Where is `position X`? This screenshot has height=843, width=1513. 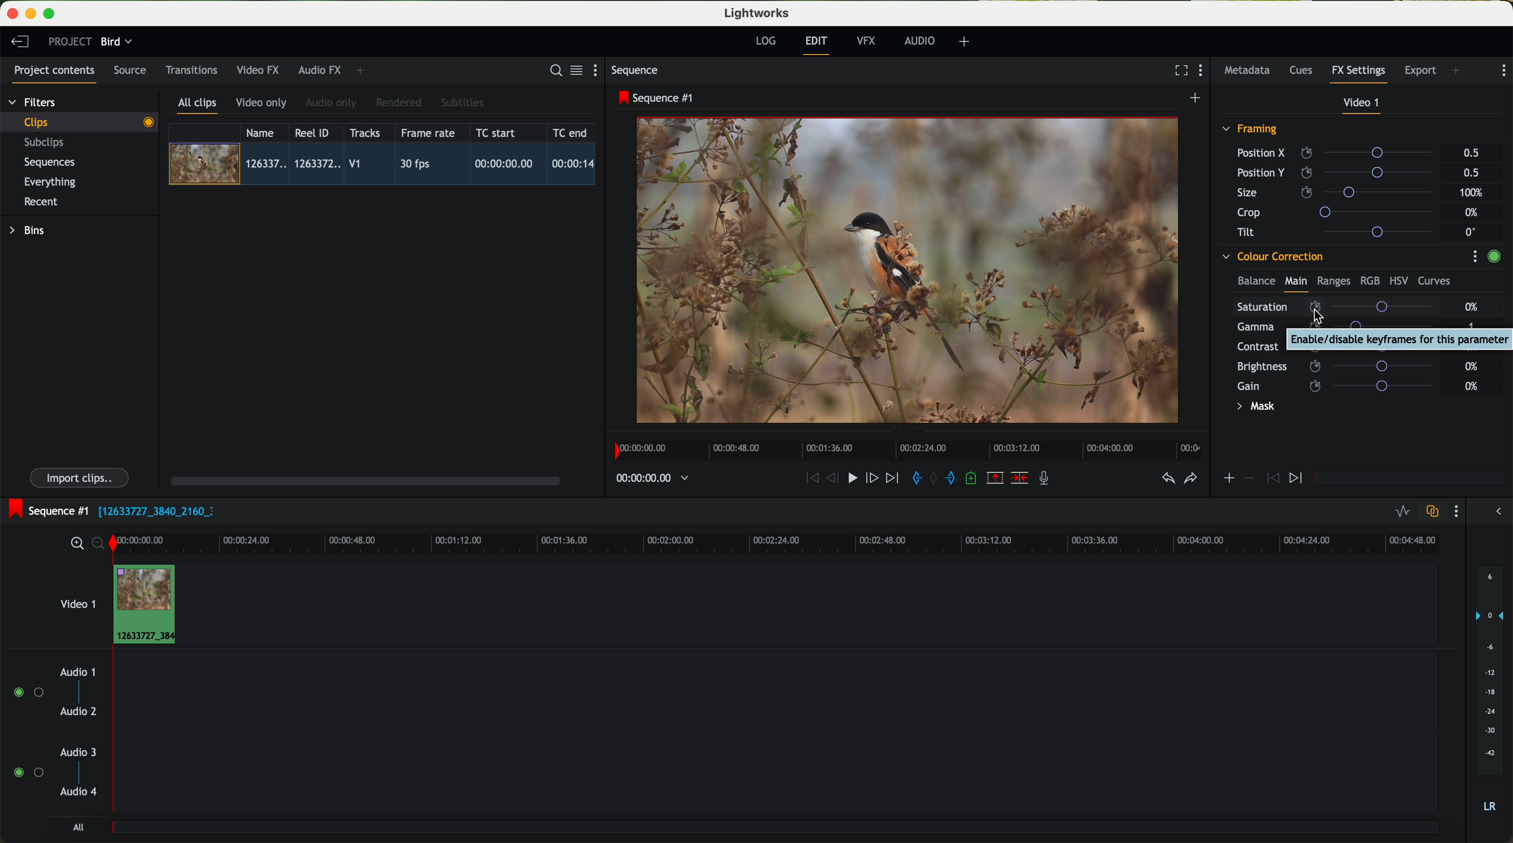 position X is located at coordinates (1339, 153).